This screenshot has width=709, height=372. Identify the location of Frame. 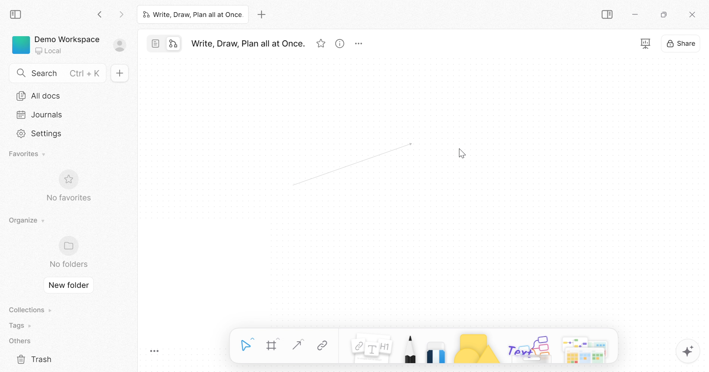
(273, 345).